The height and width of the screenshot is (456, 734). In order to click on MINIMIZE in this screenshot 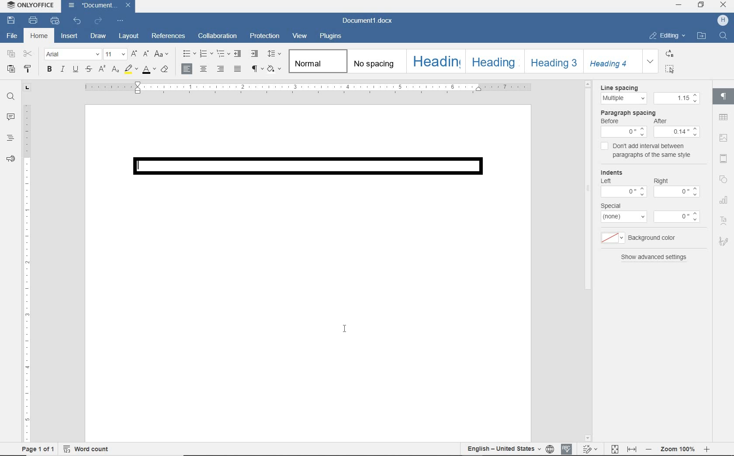, I will do `click(679, 5)`.